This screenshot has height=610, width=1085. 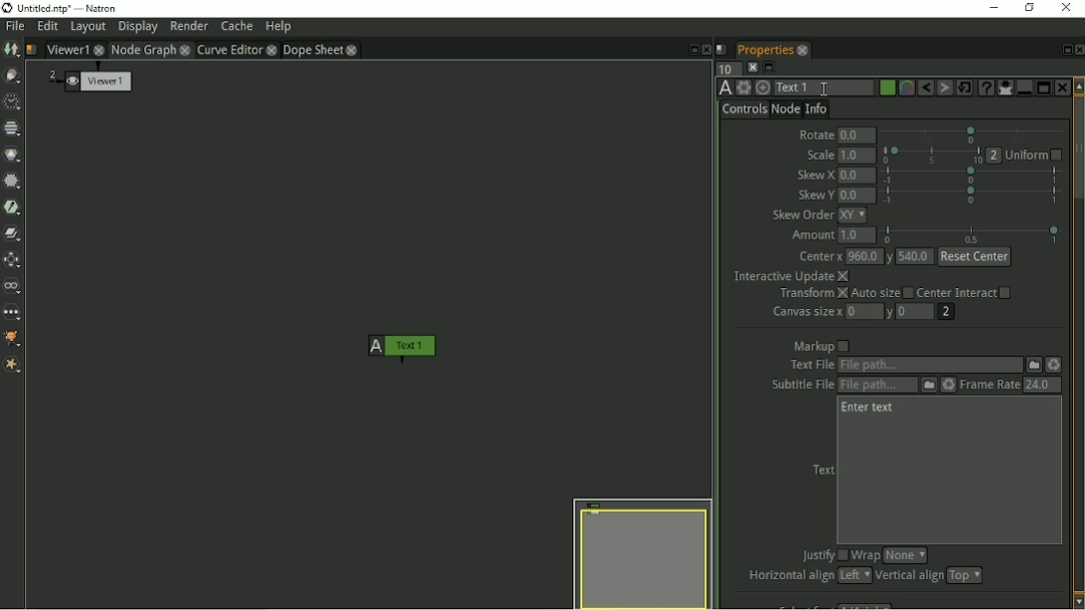 I want to click on Undo, so click(x=925, y=87).